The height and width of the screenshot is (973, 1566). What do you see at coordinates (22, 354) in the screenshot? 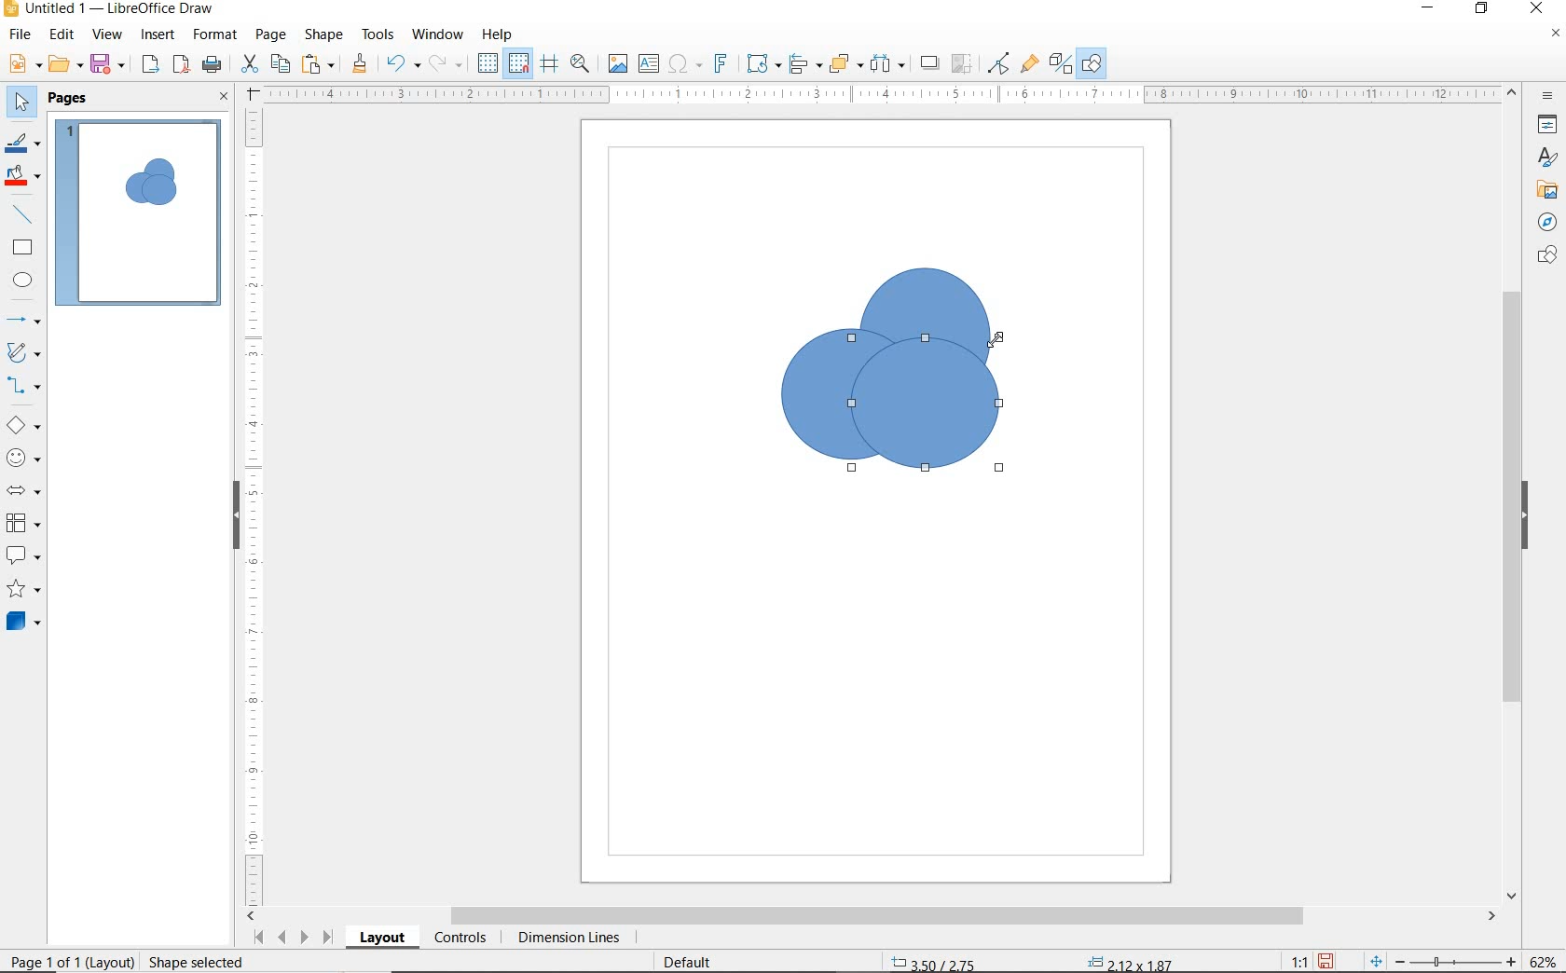
I see `CURVES AND POLYGONS` at bounding box center [22, 354].